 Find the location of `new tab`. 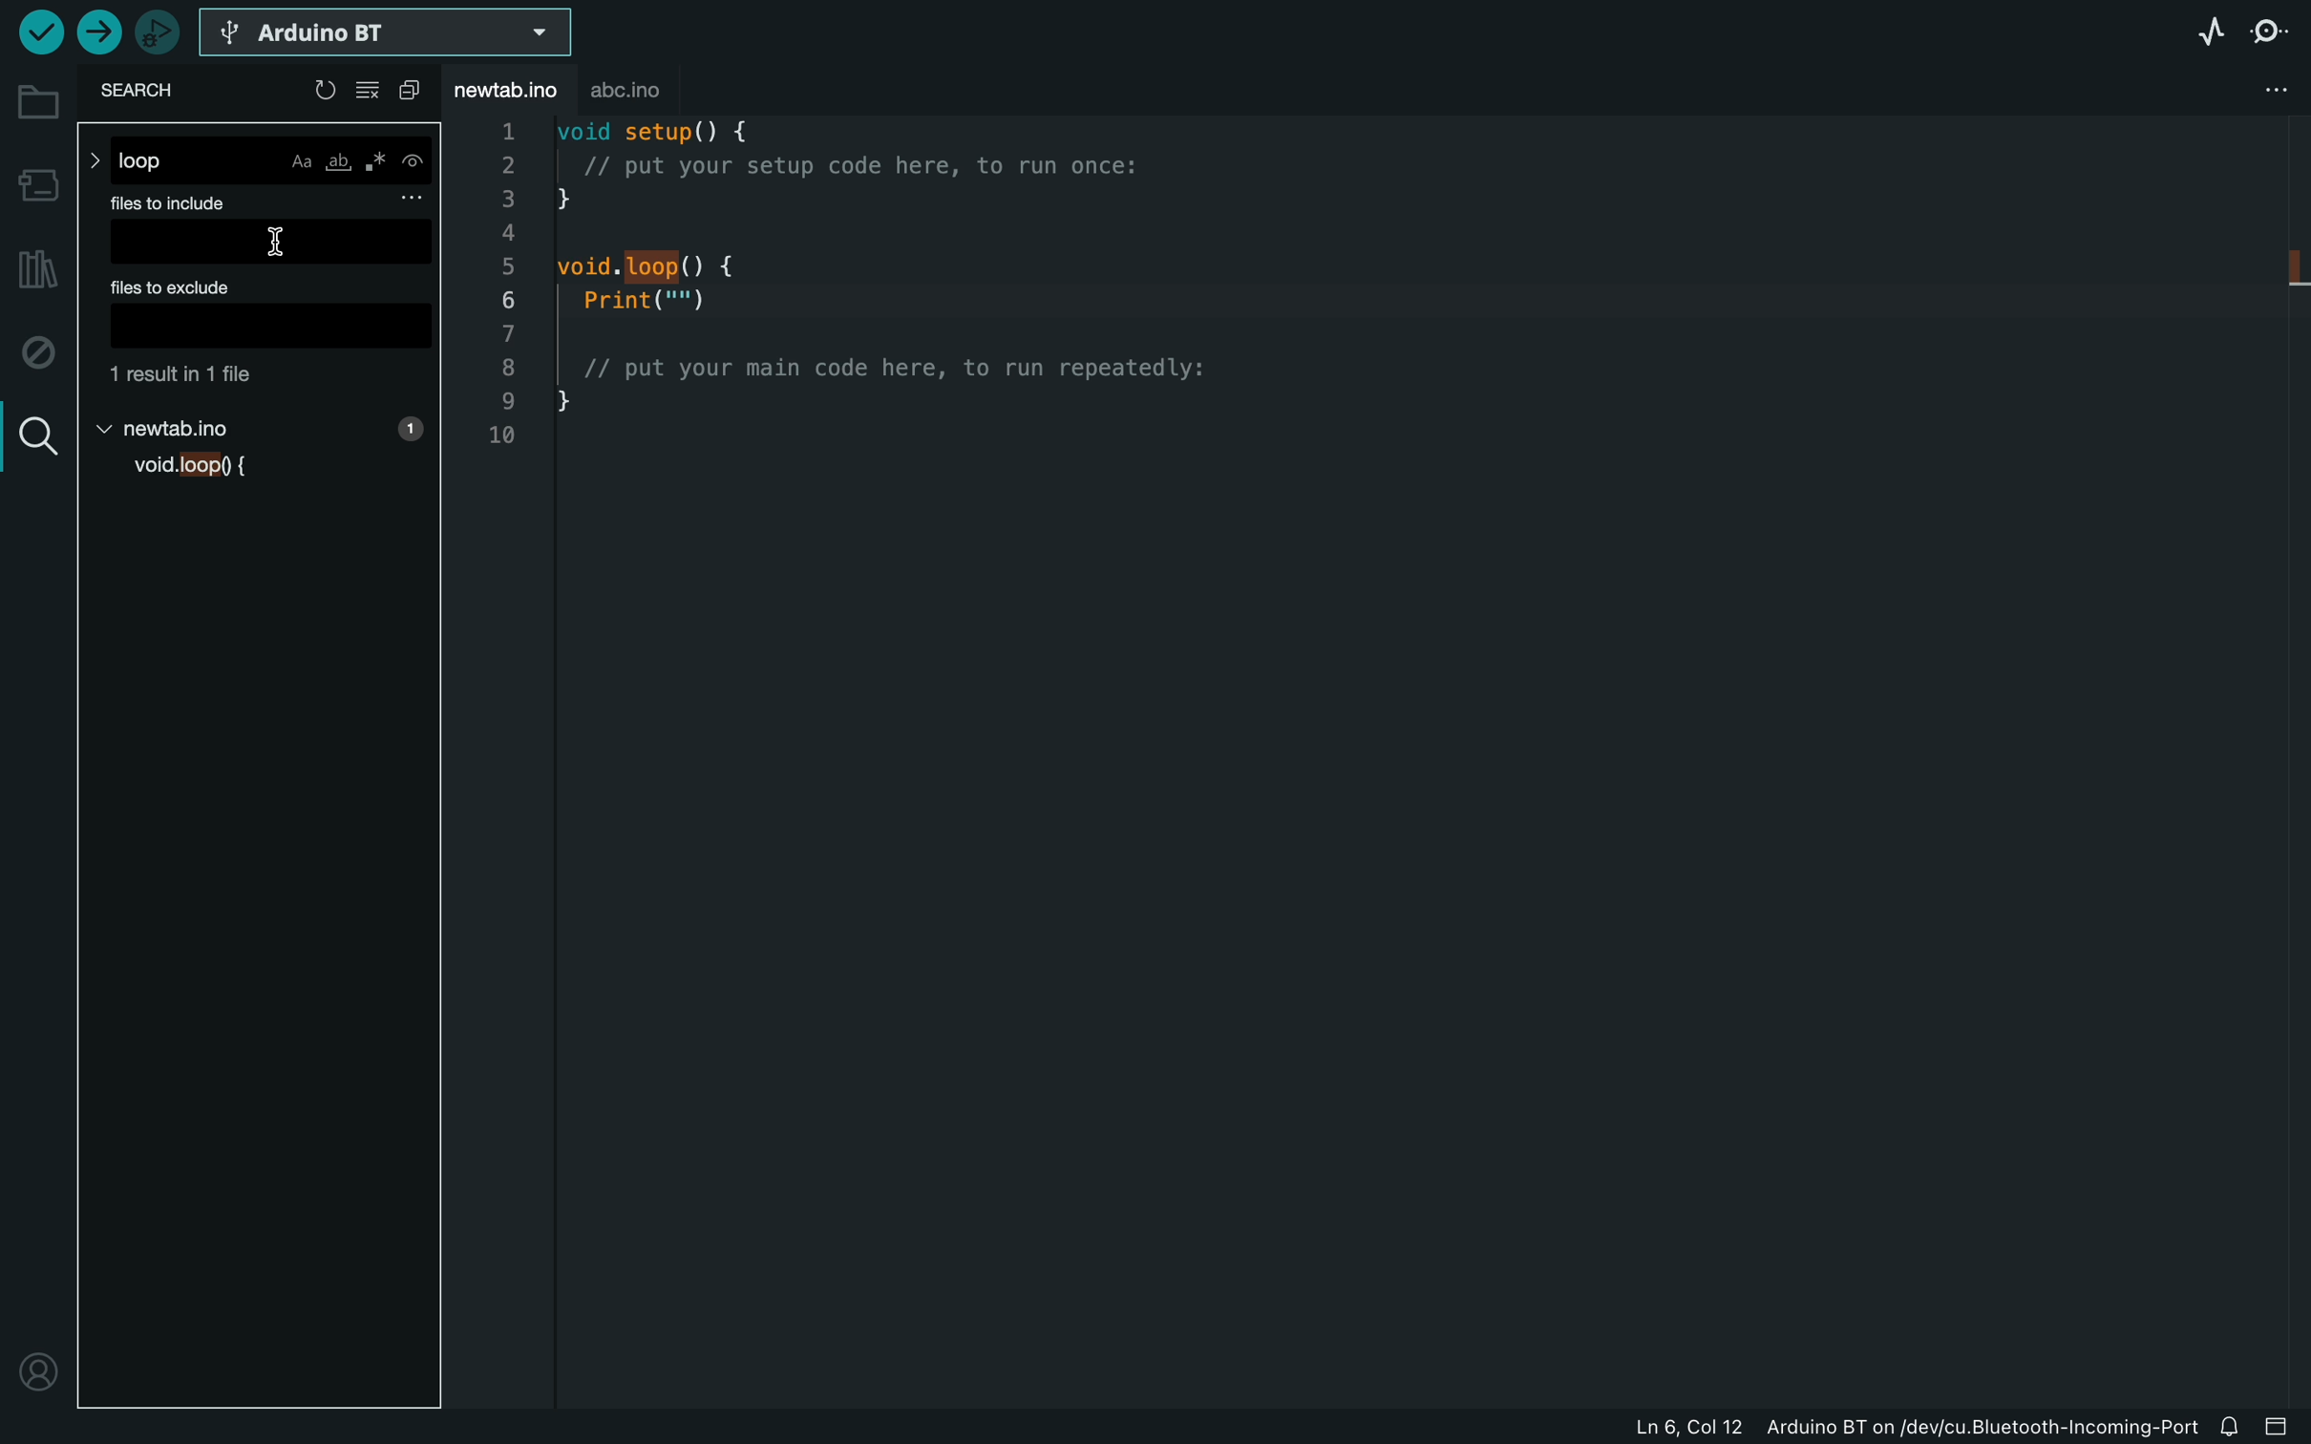

new tab is located at coordinates (261, 424).